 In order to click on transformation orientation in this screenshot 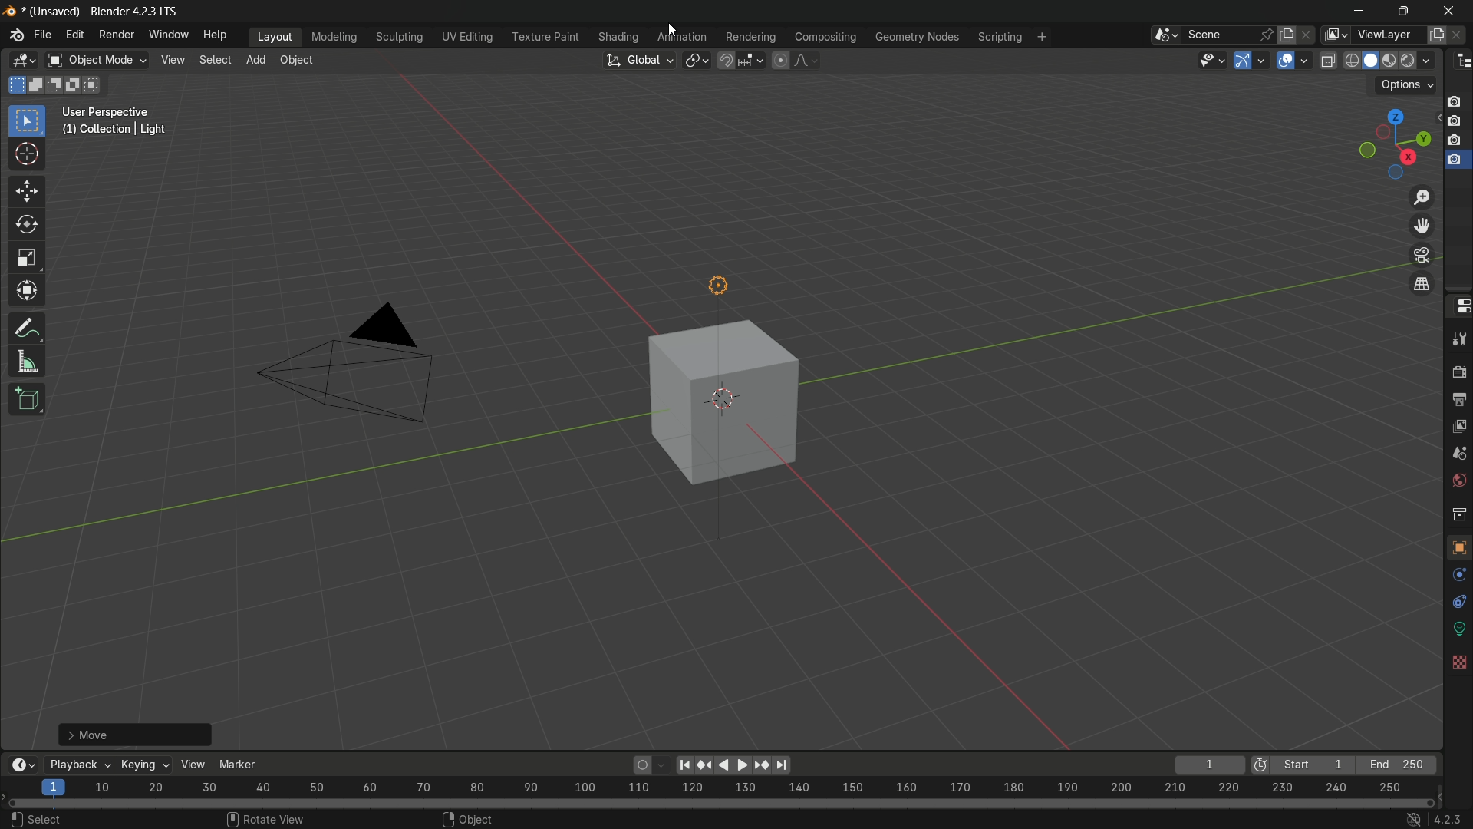, I will do `click(641, 60)`.